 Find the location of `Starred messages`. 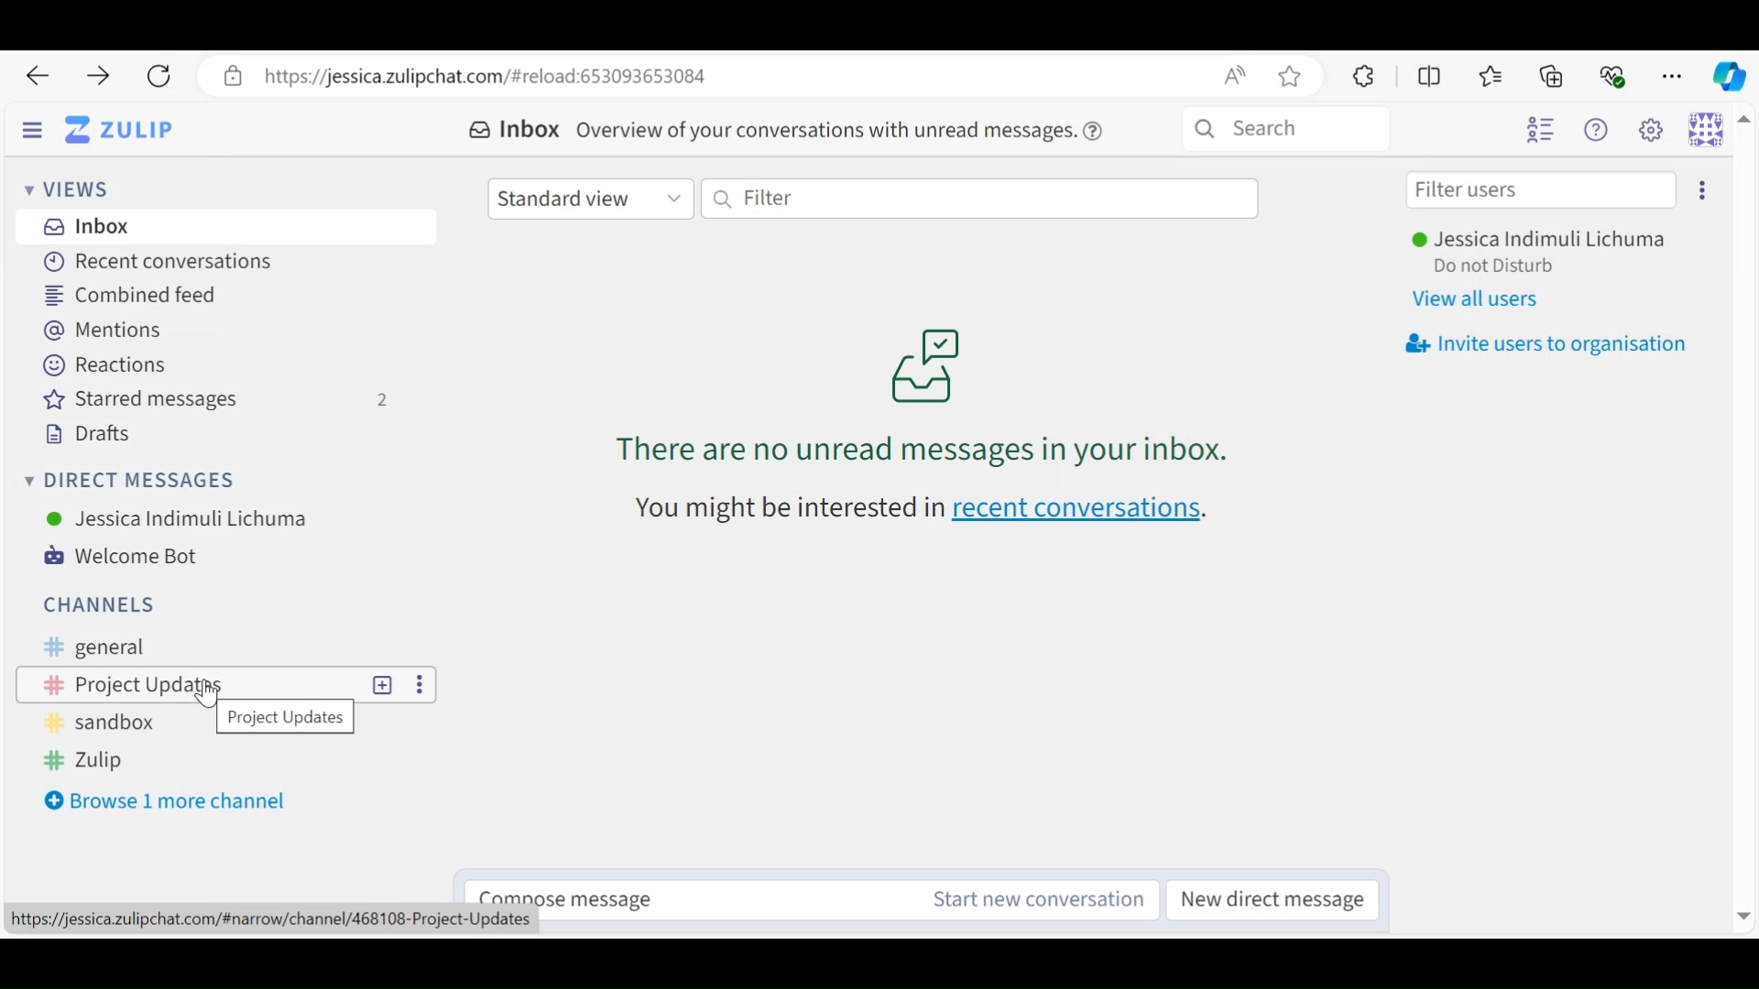

Starred messages is located at coordinates (222, 400).